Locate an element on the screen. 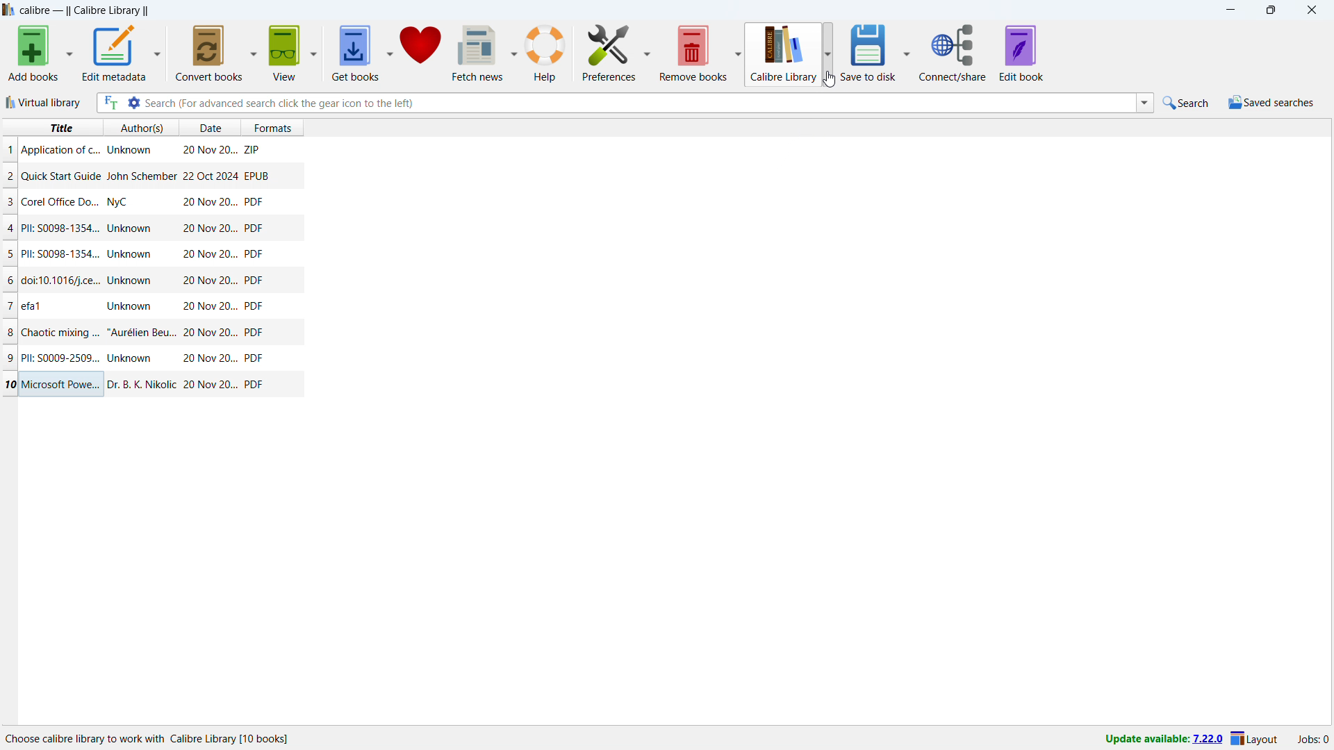  get books is located at coordinates (354, 53).